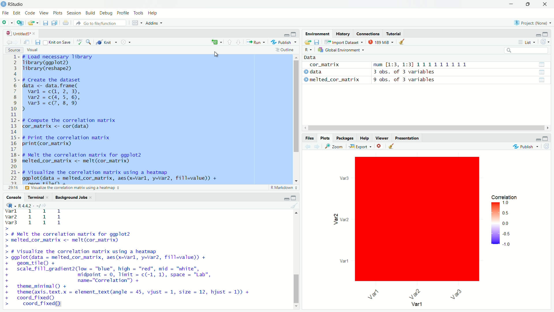 The height and width of the screenshot is (312, 554). I want to click on minimize, so click(538, 34).